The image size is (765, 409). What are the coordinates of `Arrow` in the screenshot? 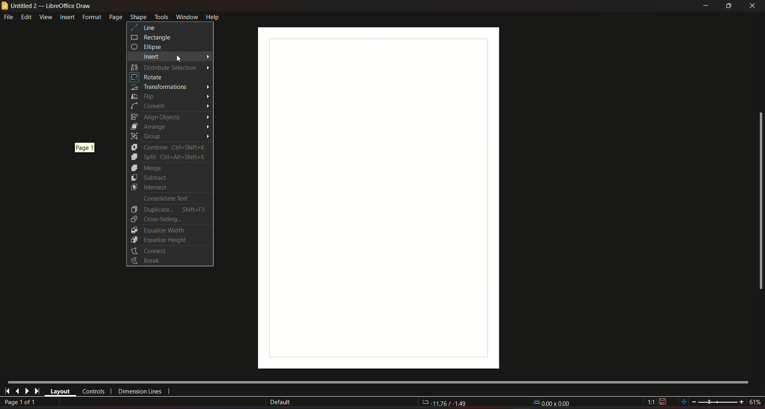 It's located at (207, 117).